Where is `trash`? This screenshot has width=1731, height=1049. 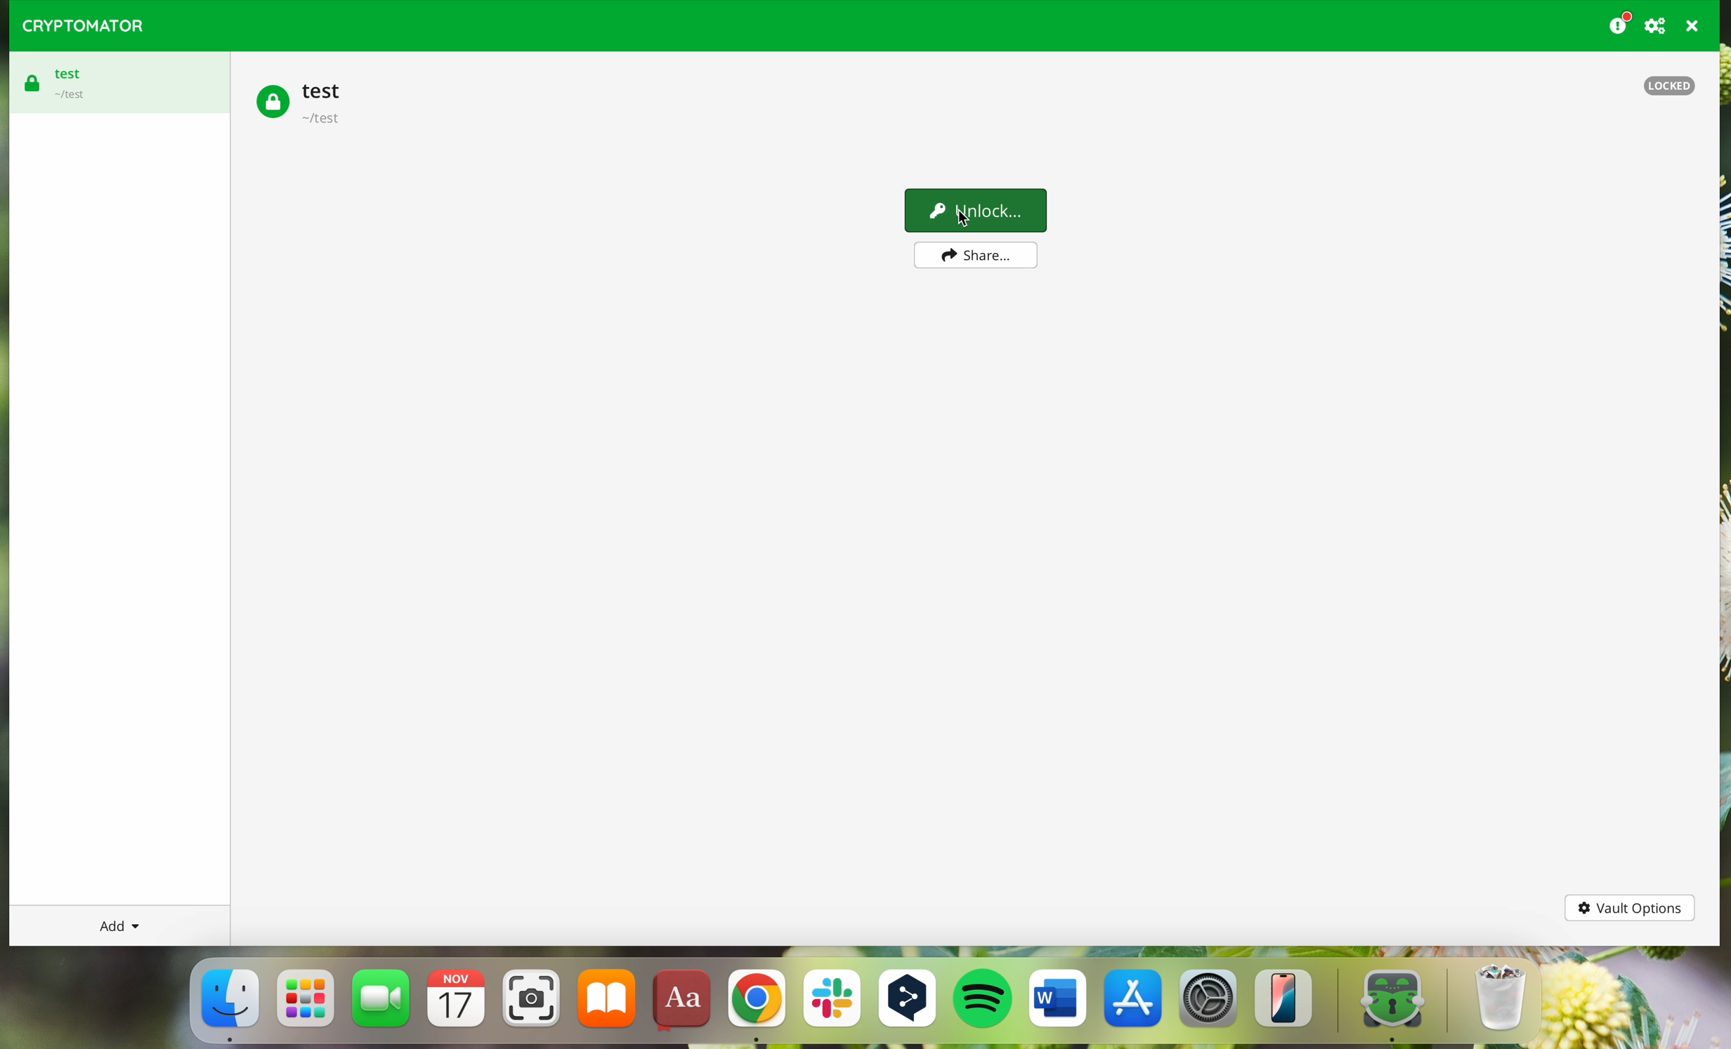
trash is located at coordinates (1497, 1003).